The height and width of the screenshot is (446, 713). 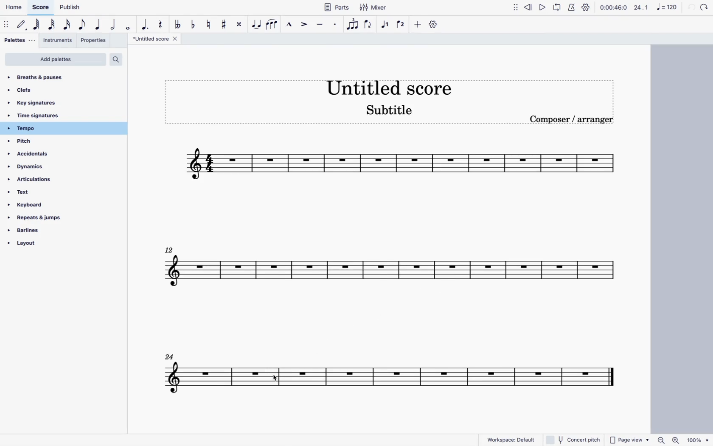 I want to click on move, so click(x=514, y=7).